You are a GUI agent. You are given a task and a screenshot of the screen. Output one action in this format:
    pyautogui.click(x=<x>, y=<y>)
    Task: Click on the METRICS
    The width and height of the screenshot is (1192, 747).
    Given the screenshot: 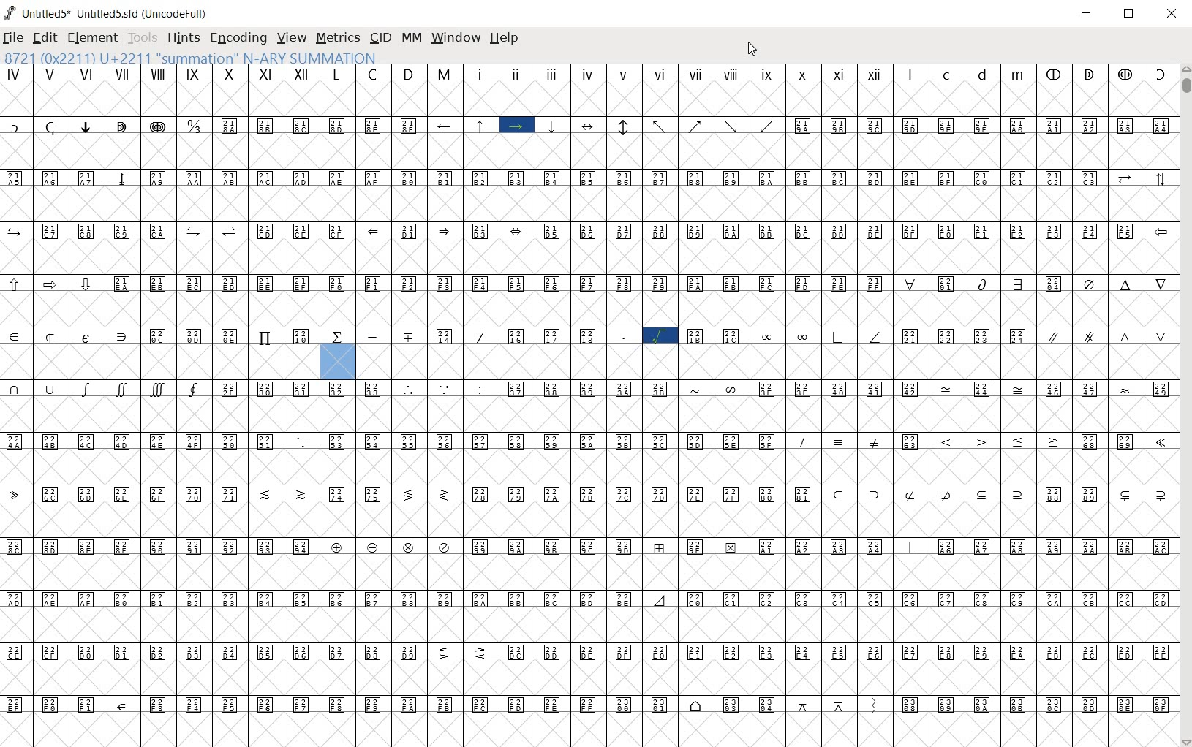 What is the action you would take?
    pyautogui.click(x=337, y=37)
    